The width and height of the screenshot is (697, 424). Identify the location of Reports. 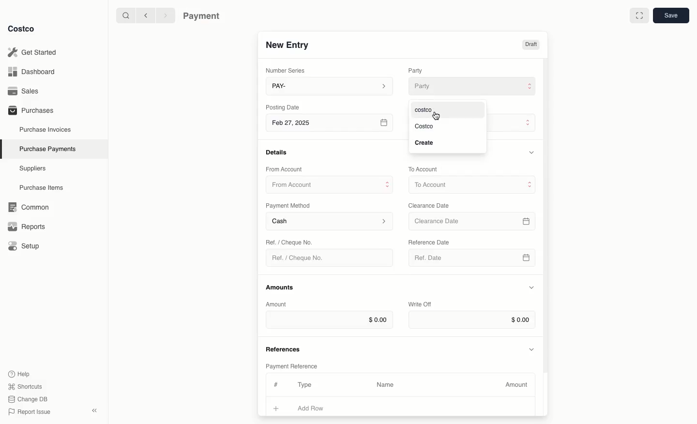
(25, 225).